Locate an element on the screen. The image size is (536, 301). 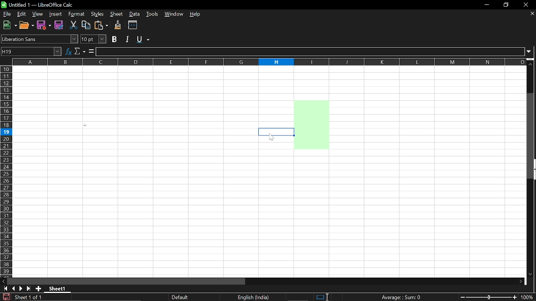
Cell style added to multiple cells is located at coordinates (311, 128).